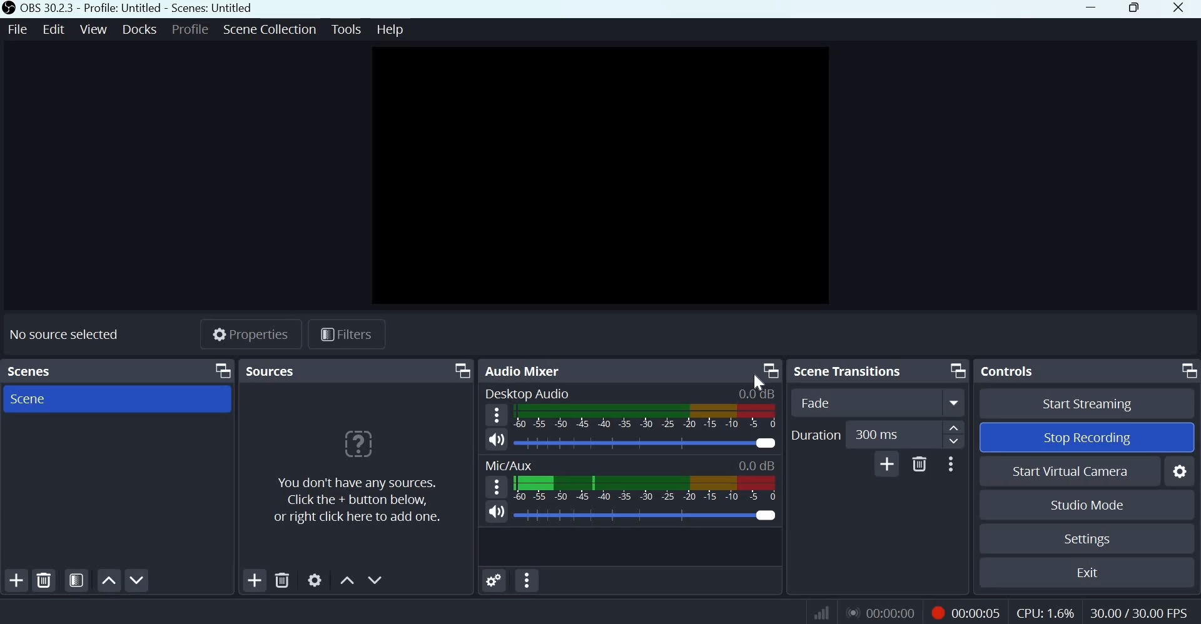  I want to click on Move scene down, so click(138, 578).